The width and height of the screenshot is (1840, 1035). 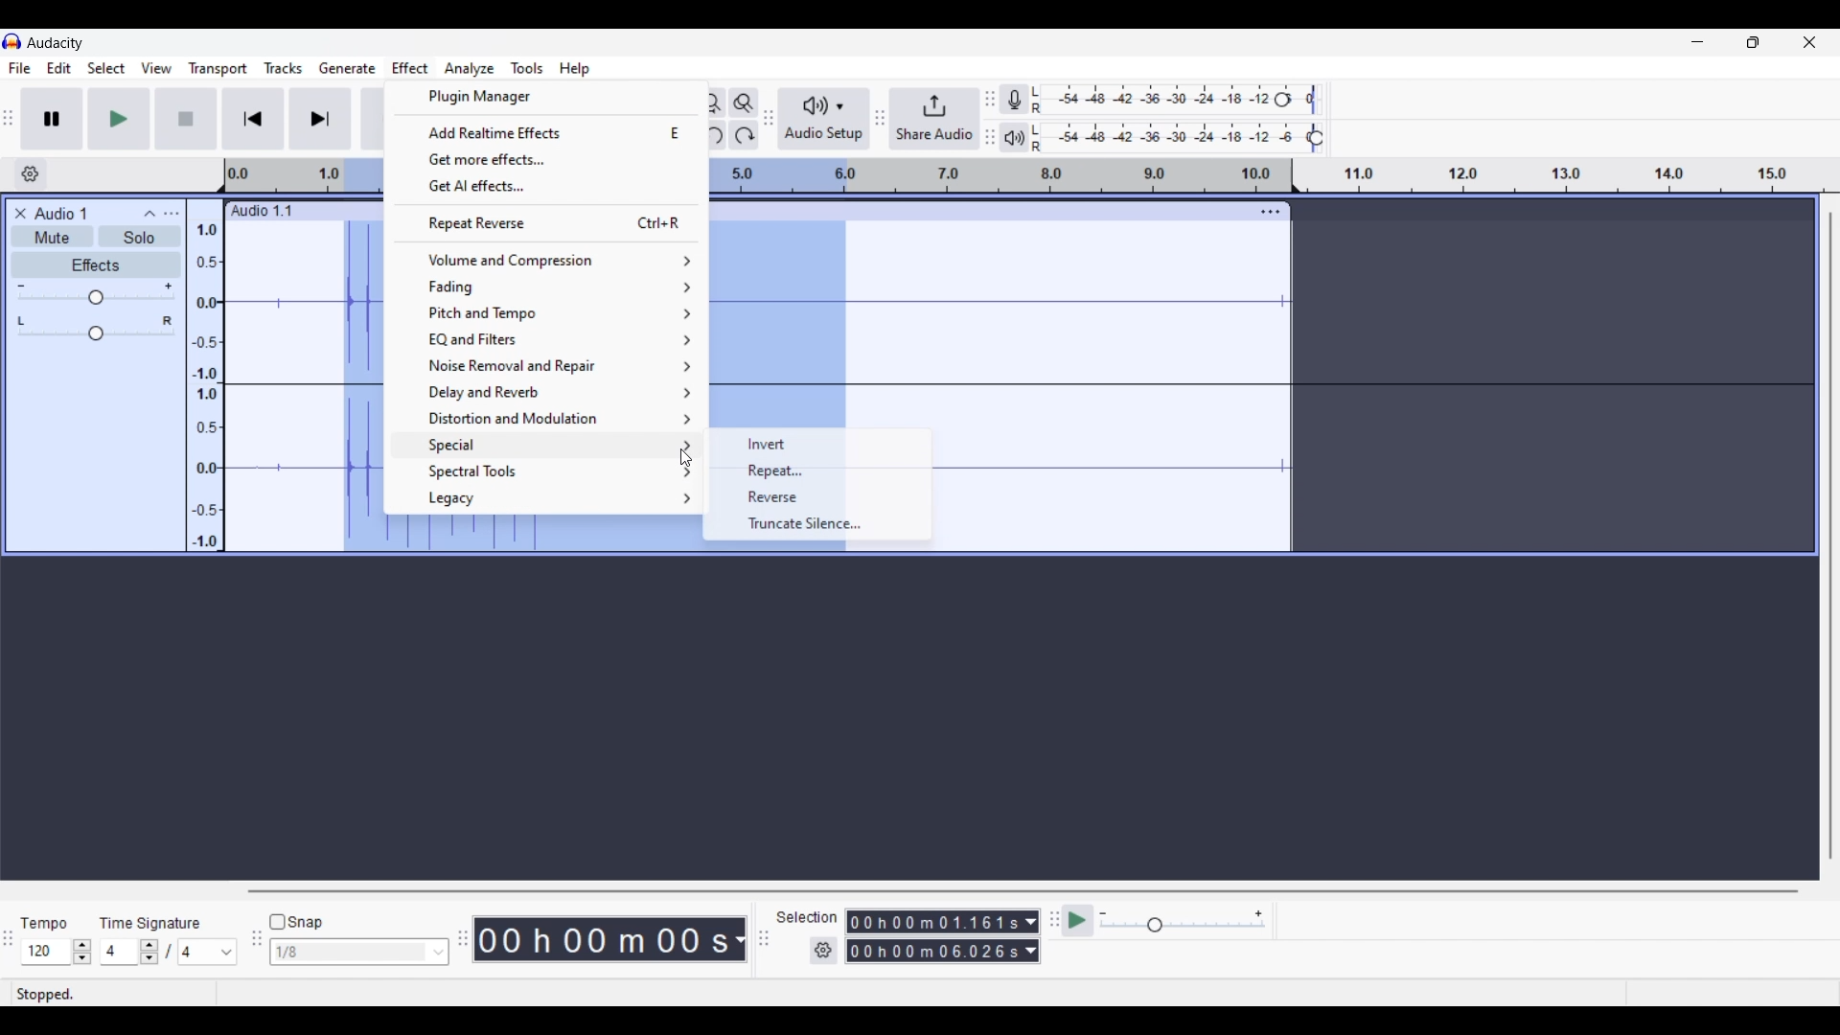 What do you see at coordinates (205, 375) in the screenshot?
I see `Scale to measure audio pitch` at bounding box center [205, 375].